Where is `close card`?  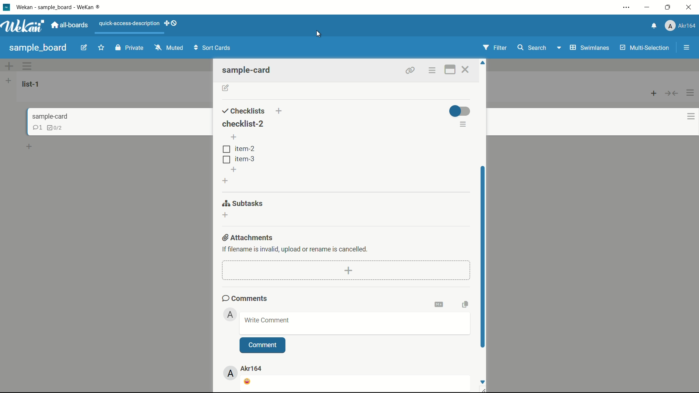
close card is located at coordinates (467, 70).